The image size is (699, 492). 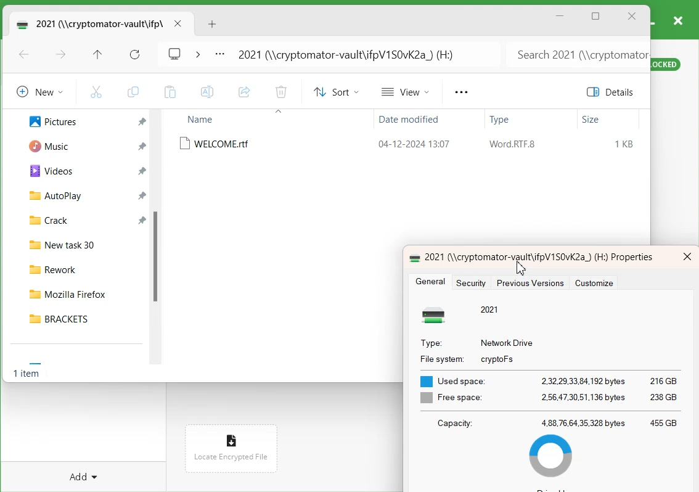 What do you see at coordinates (96, 91) in the screenshot?
I see `Cut` at bounding box center [96, 91].